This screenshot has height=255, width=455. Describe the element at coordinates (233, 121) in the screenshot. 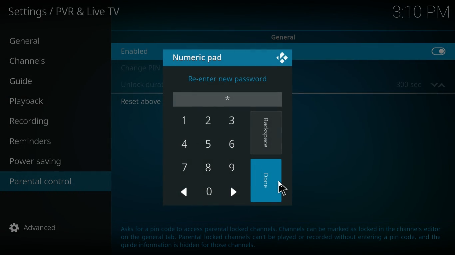

I see `3` at that location.